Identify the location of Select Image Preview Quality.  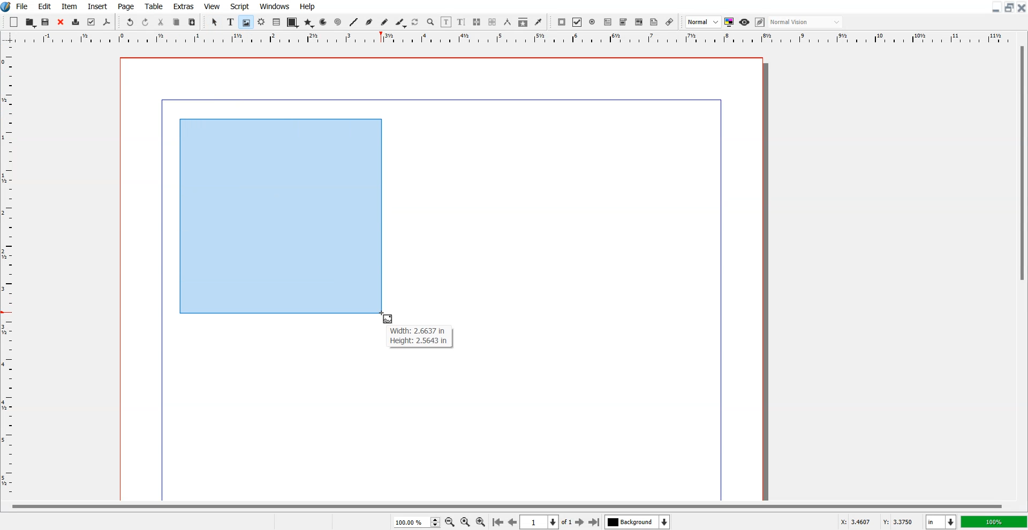
(703, 22).